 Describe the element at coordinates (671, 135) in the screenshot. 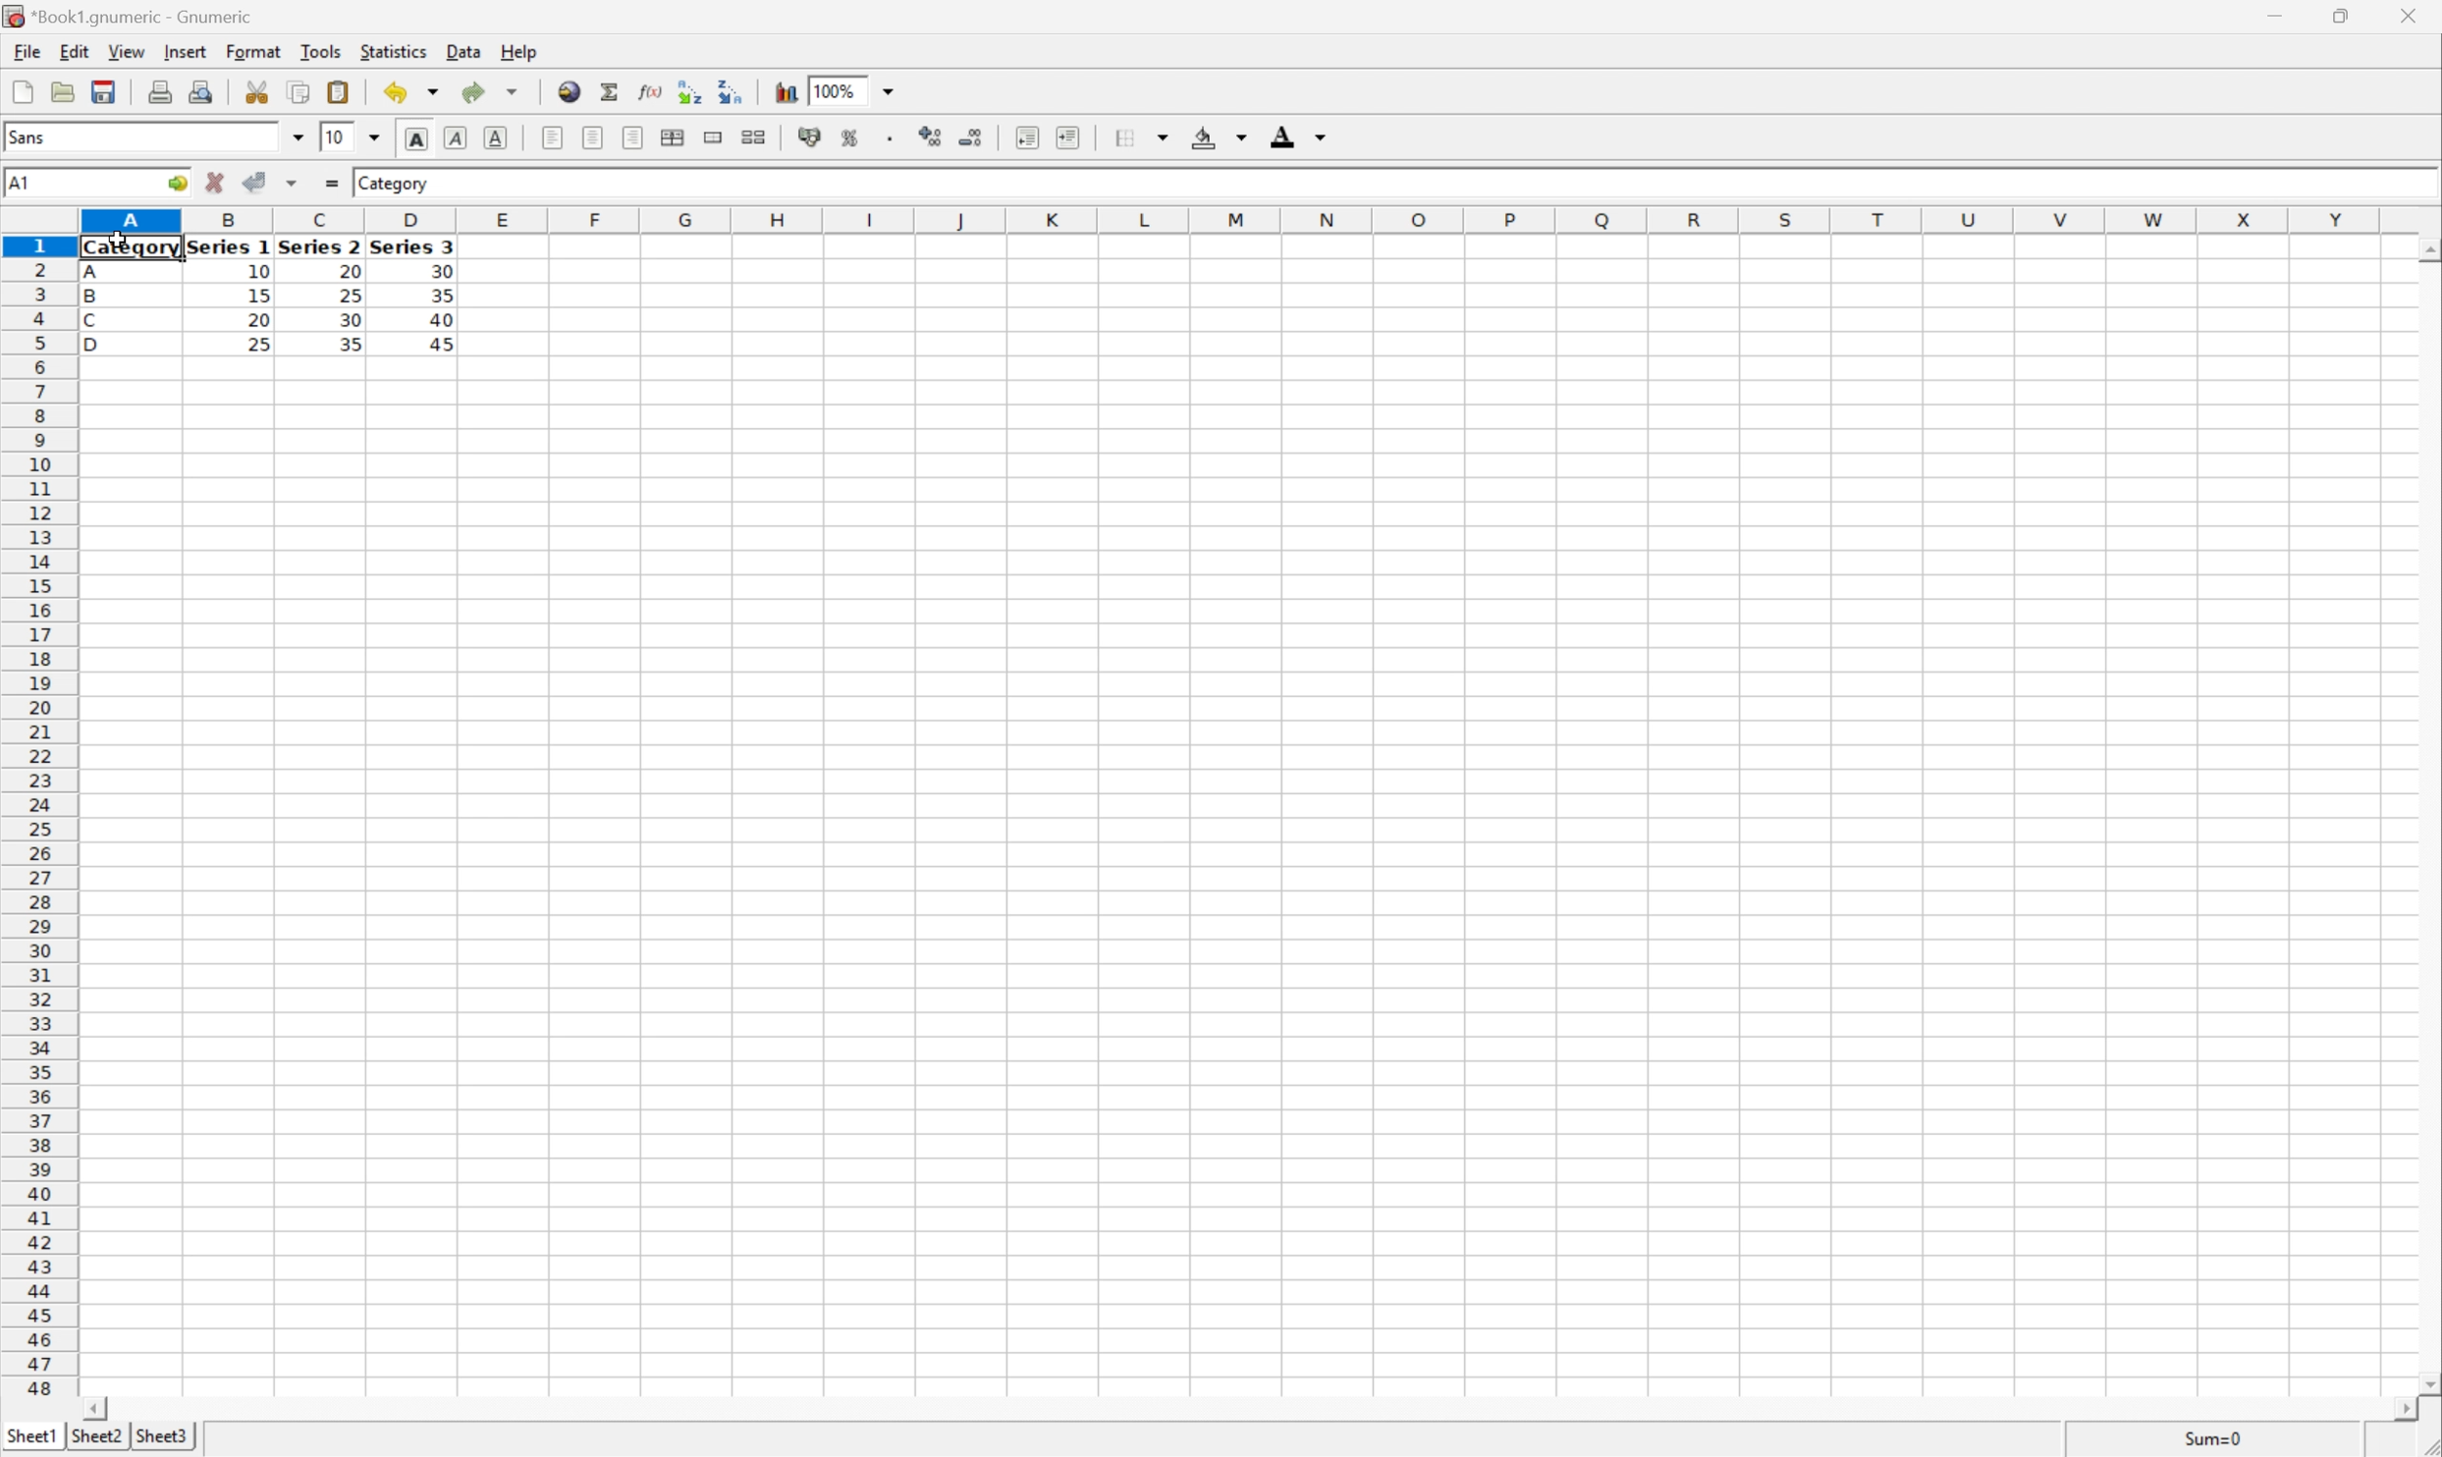

I see `Center horizontally across selection` at that location.